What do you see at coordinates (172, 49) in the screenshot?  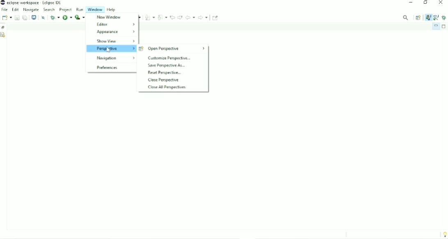 I see `open perspective` at bounding box center [172, 49].